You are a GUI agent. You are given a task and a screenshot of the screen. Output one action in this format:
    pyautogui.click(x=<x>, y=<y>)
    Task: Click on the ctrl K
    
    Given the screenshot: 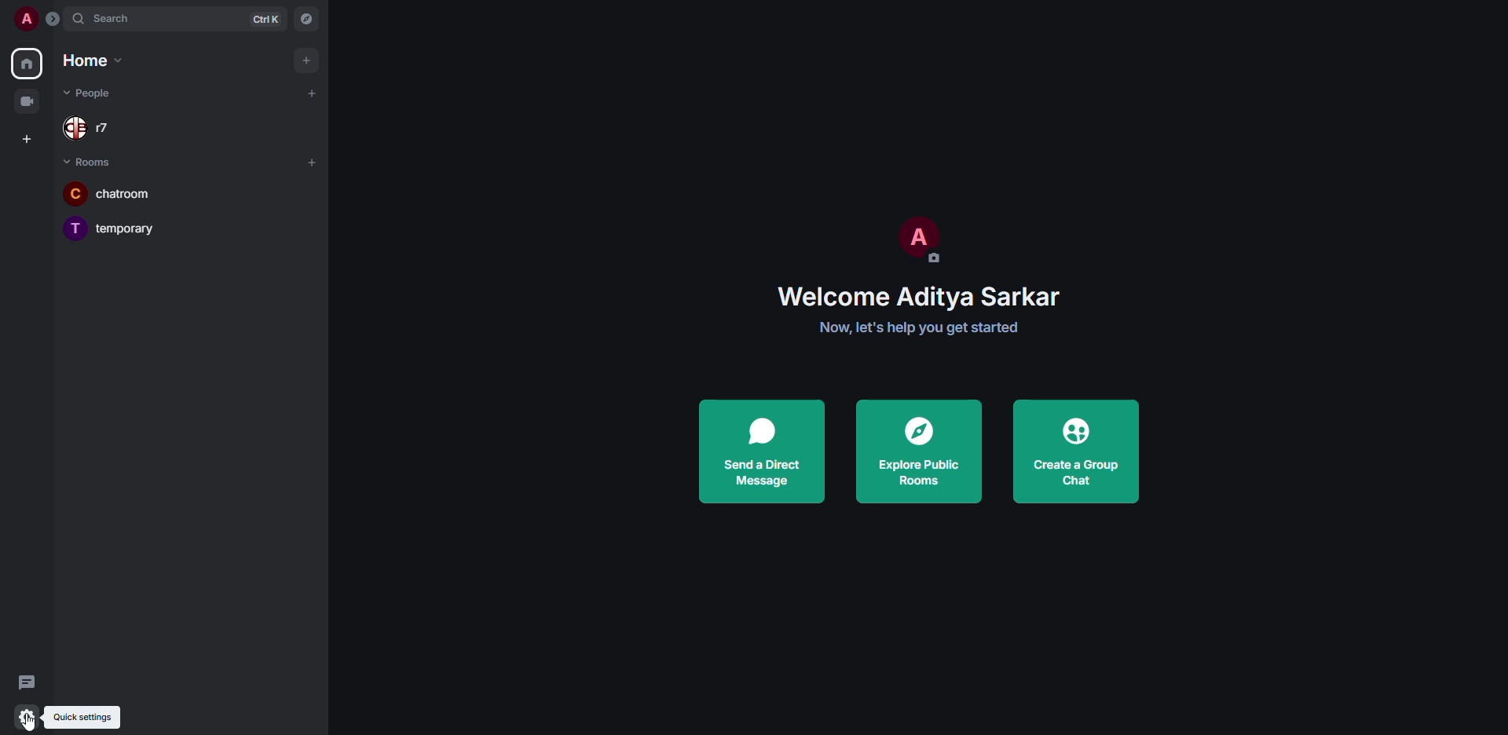 What is the action you would take?
    pyautogui.click(x=265, y=19)
    